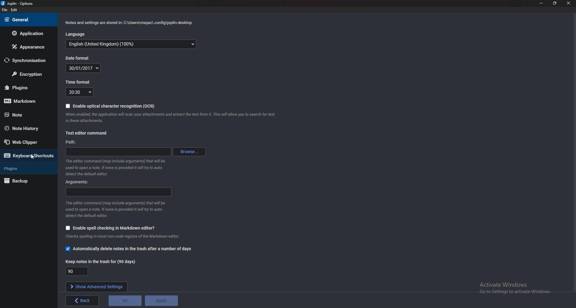  I want to click on Appearance, so click(28, 46).